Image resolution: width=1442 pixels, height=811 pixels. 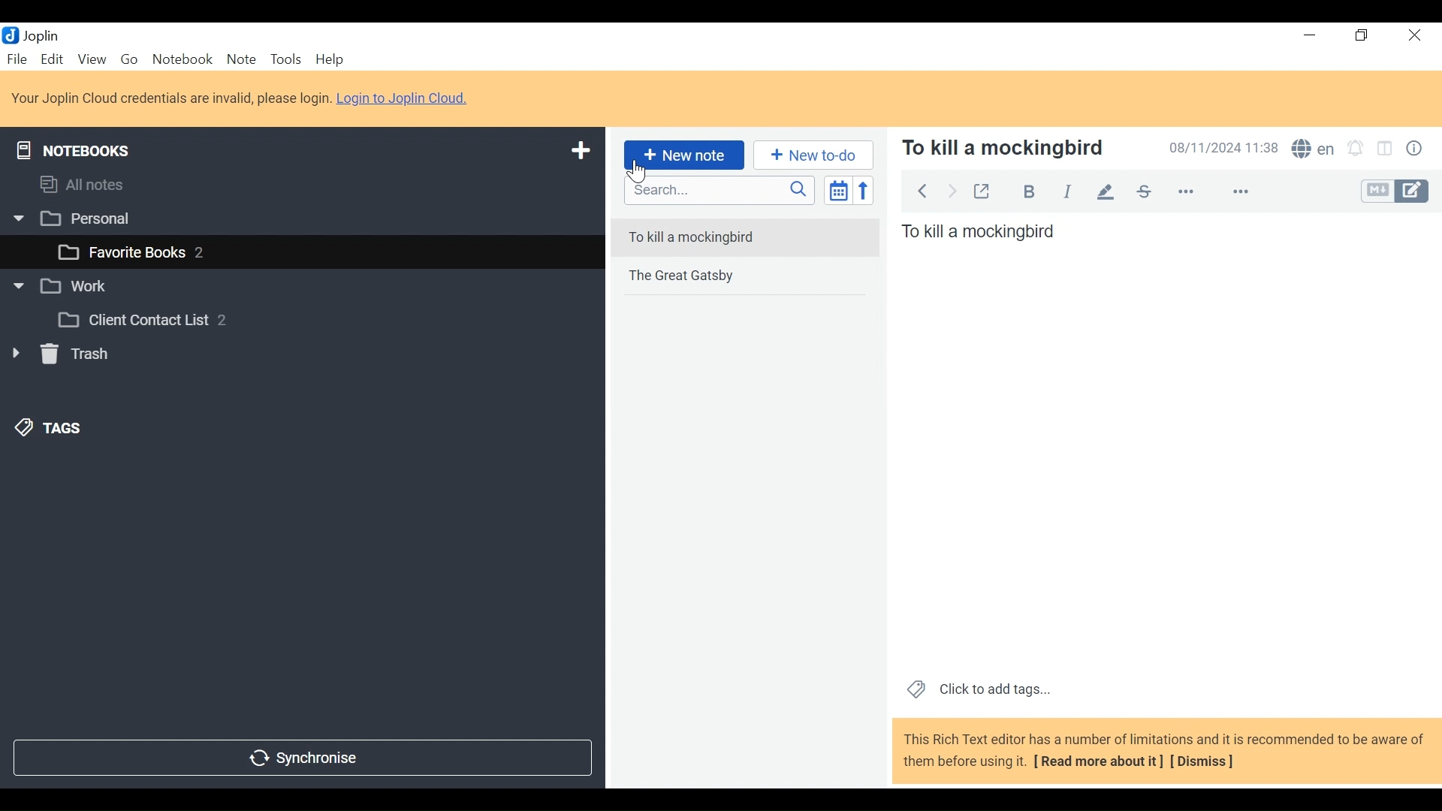 What do you see at coordinates (1066, 192) in the screenshot?
I see `Italics` at bounding box center [1066, 192].